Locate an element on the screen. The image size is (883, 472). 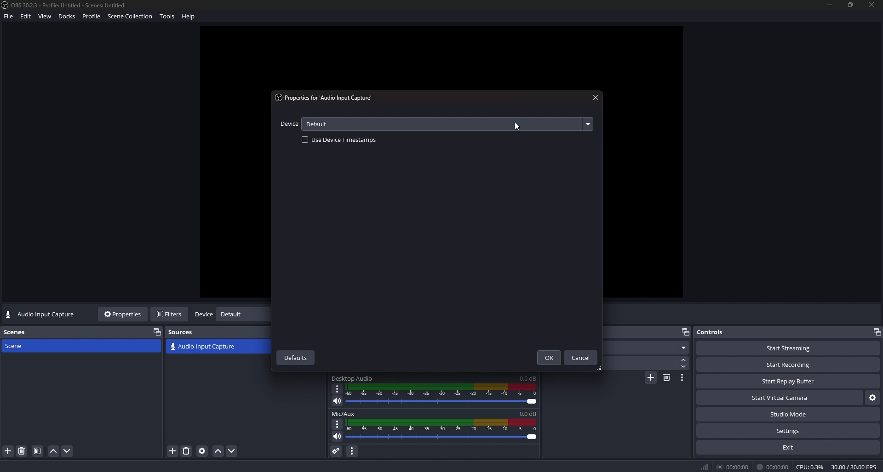
cursor is located at coordinates (518, 125).